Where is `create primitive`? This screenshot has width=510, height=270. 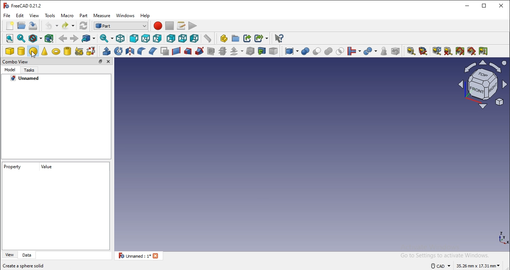
create primitive is located at coordinates (79, 51).